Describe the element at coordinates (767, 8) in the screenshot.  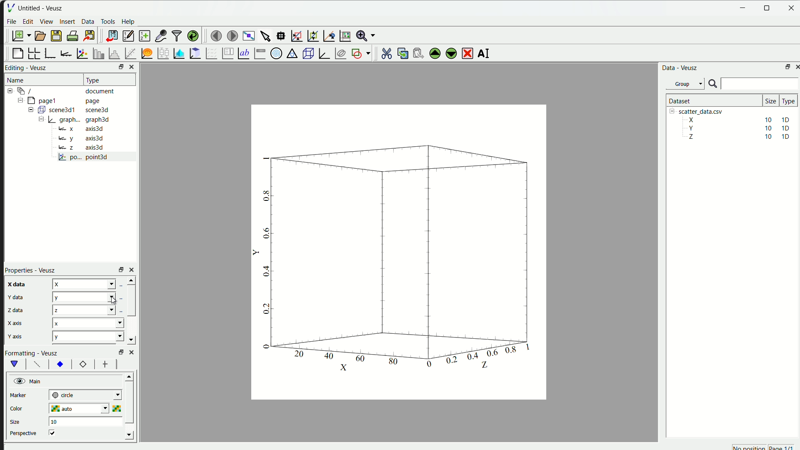
I see `resize` at that location.